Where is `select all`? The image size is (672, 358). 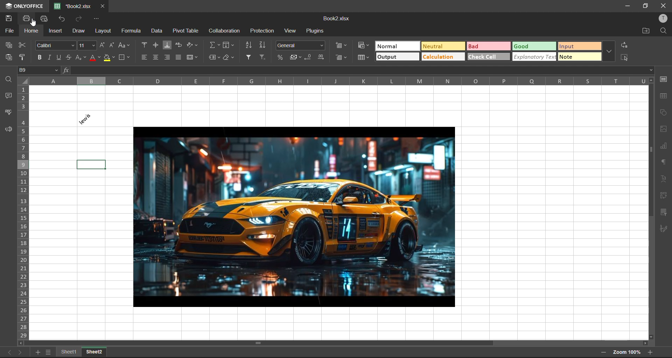 select all is located at coordinates (625, 57).